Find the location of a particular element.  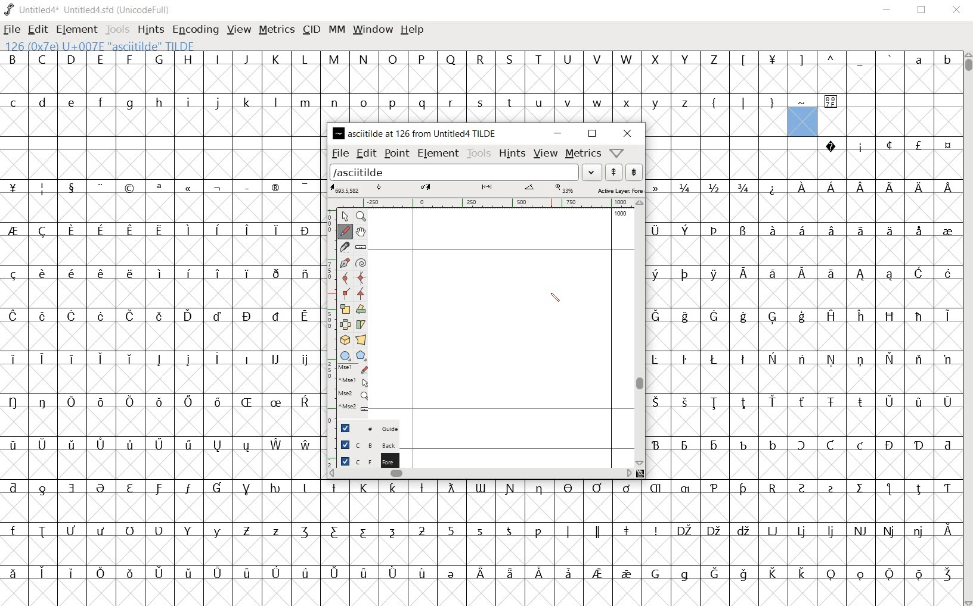

ASCIITILDE AT 126 FROM UNTITLED4 TILDE is located at coordinates (416, 132).